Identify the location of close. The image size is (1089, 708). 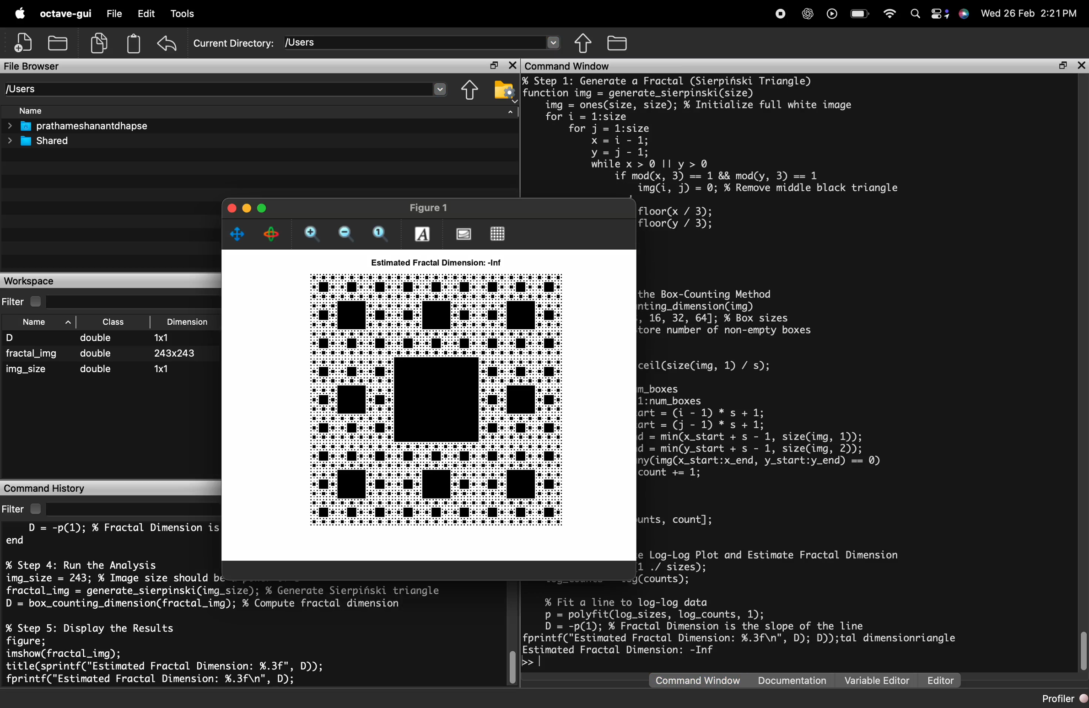
(512, 65).